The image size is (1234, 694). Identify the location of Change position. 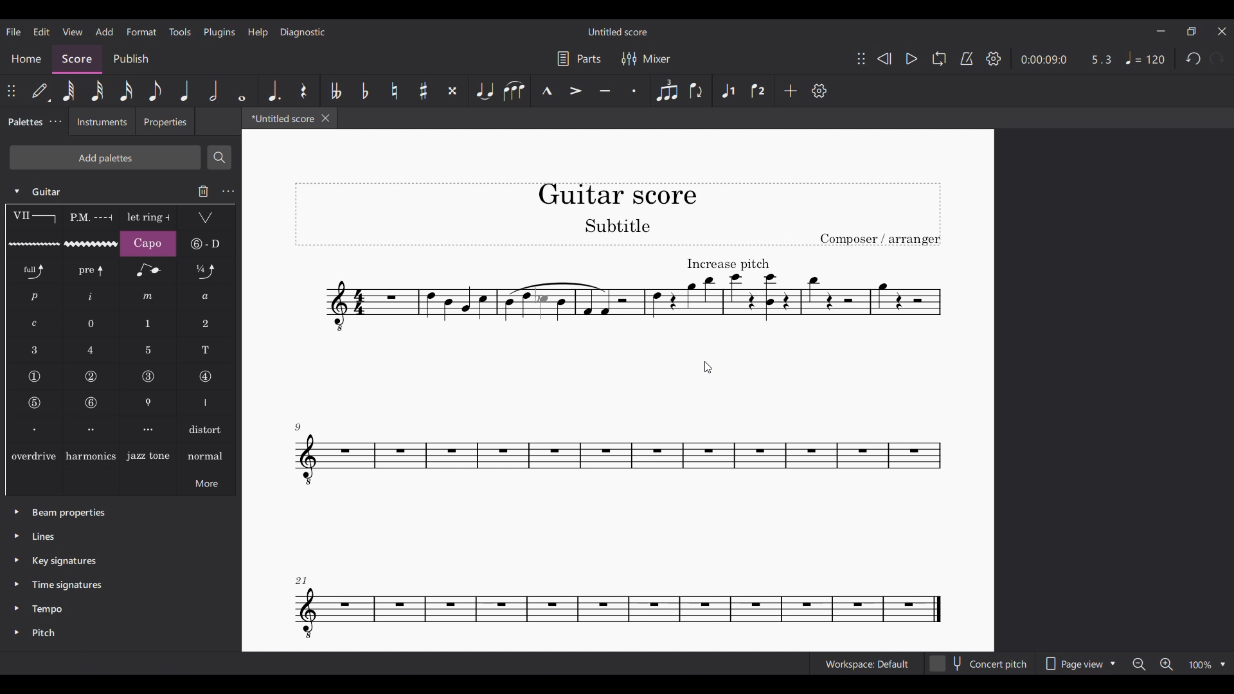
(11, 91).